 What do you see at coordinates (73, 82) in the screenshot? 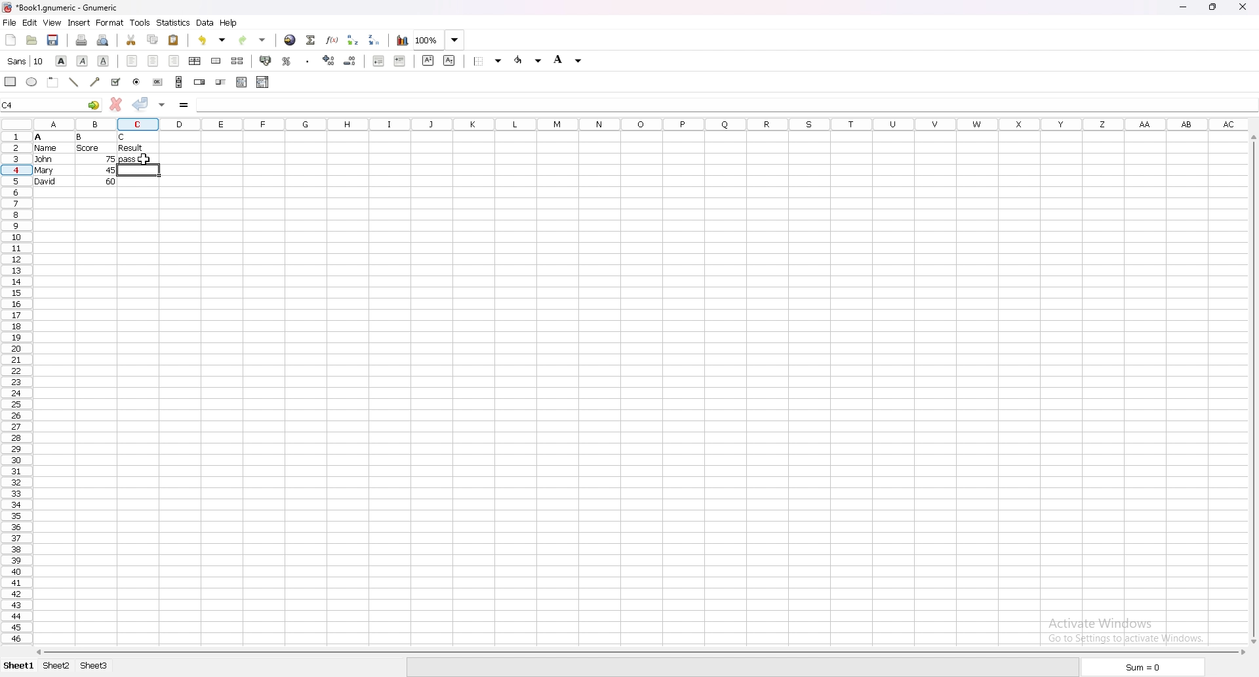
I see `line` at bounding box center [73, 82].